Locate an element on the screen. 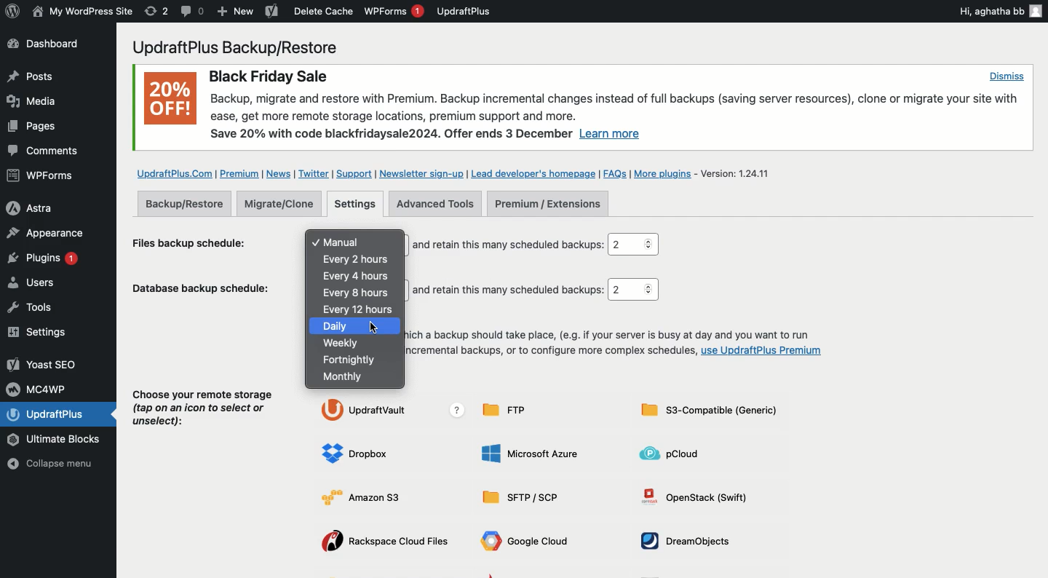 This screenshot has width=1048, height=578. WPForms 1 is located at coordinates (394, 11).